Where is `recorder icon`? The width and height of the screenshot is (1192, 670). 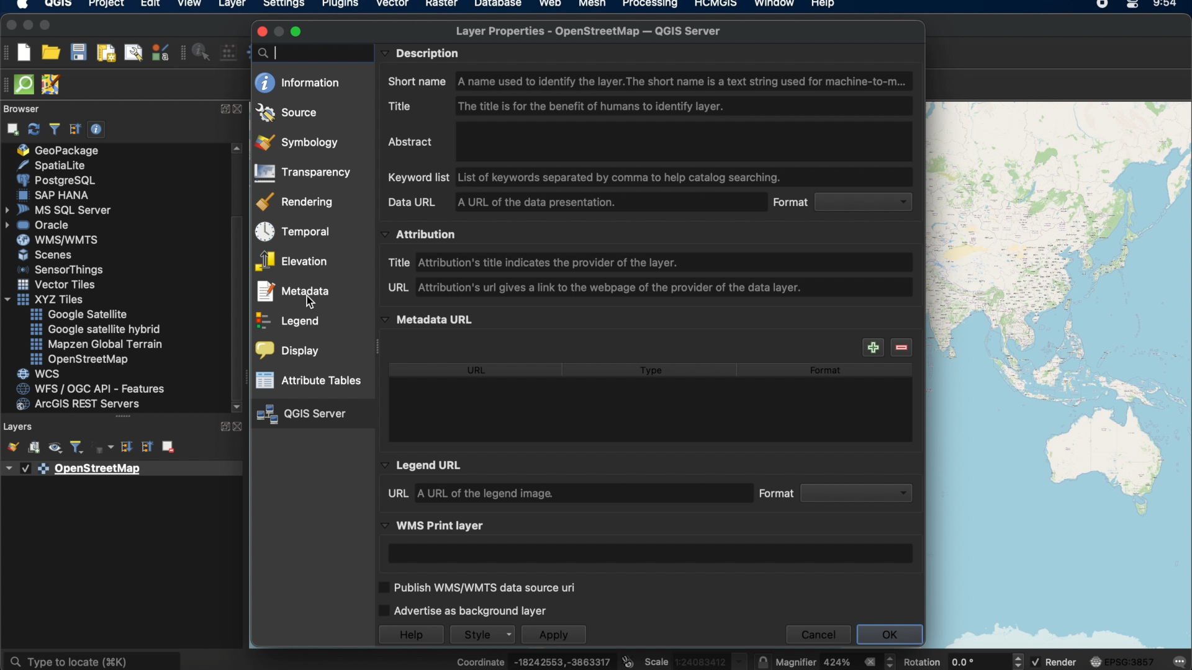 recorder icon is located at coordinates (1102, 5).